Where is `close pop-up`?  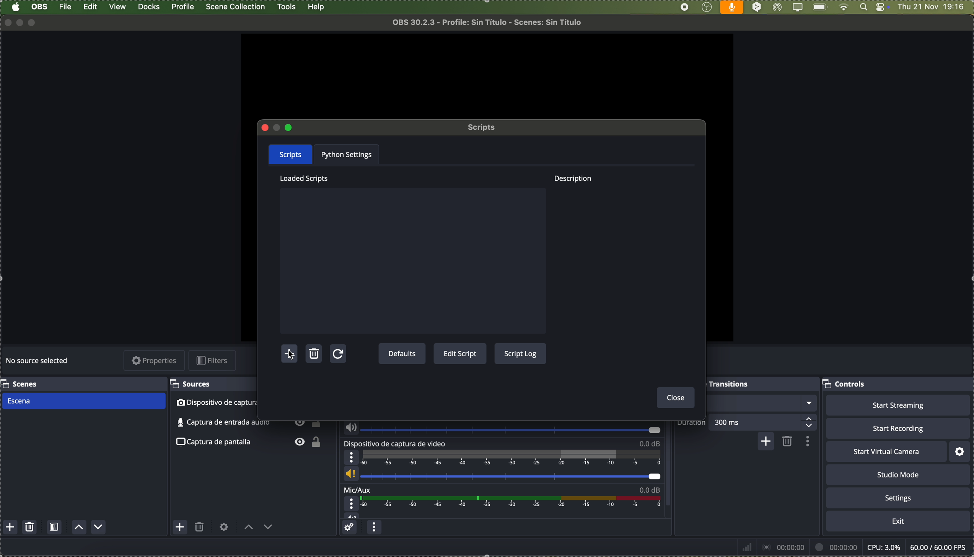 close pop-up is located at coordinates (265, 128).